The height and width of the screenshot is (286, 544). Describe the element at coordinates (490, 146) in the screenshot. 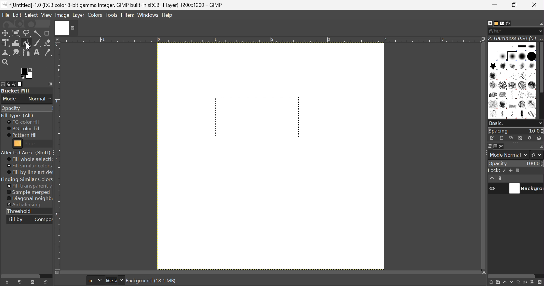

I see `Layers` at that location.